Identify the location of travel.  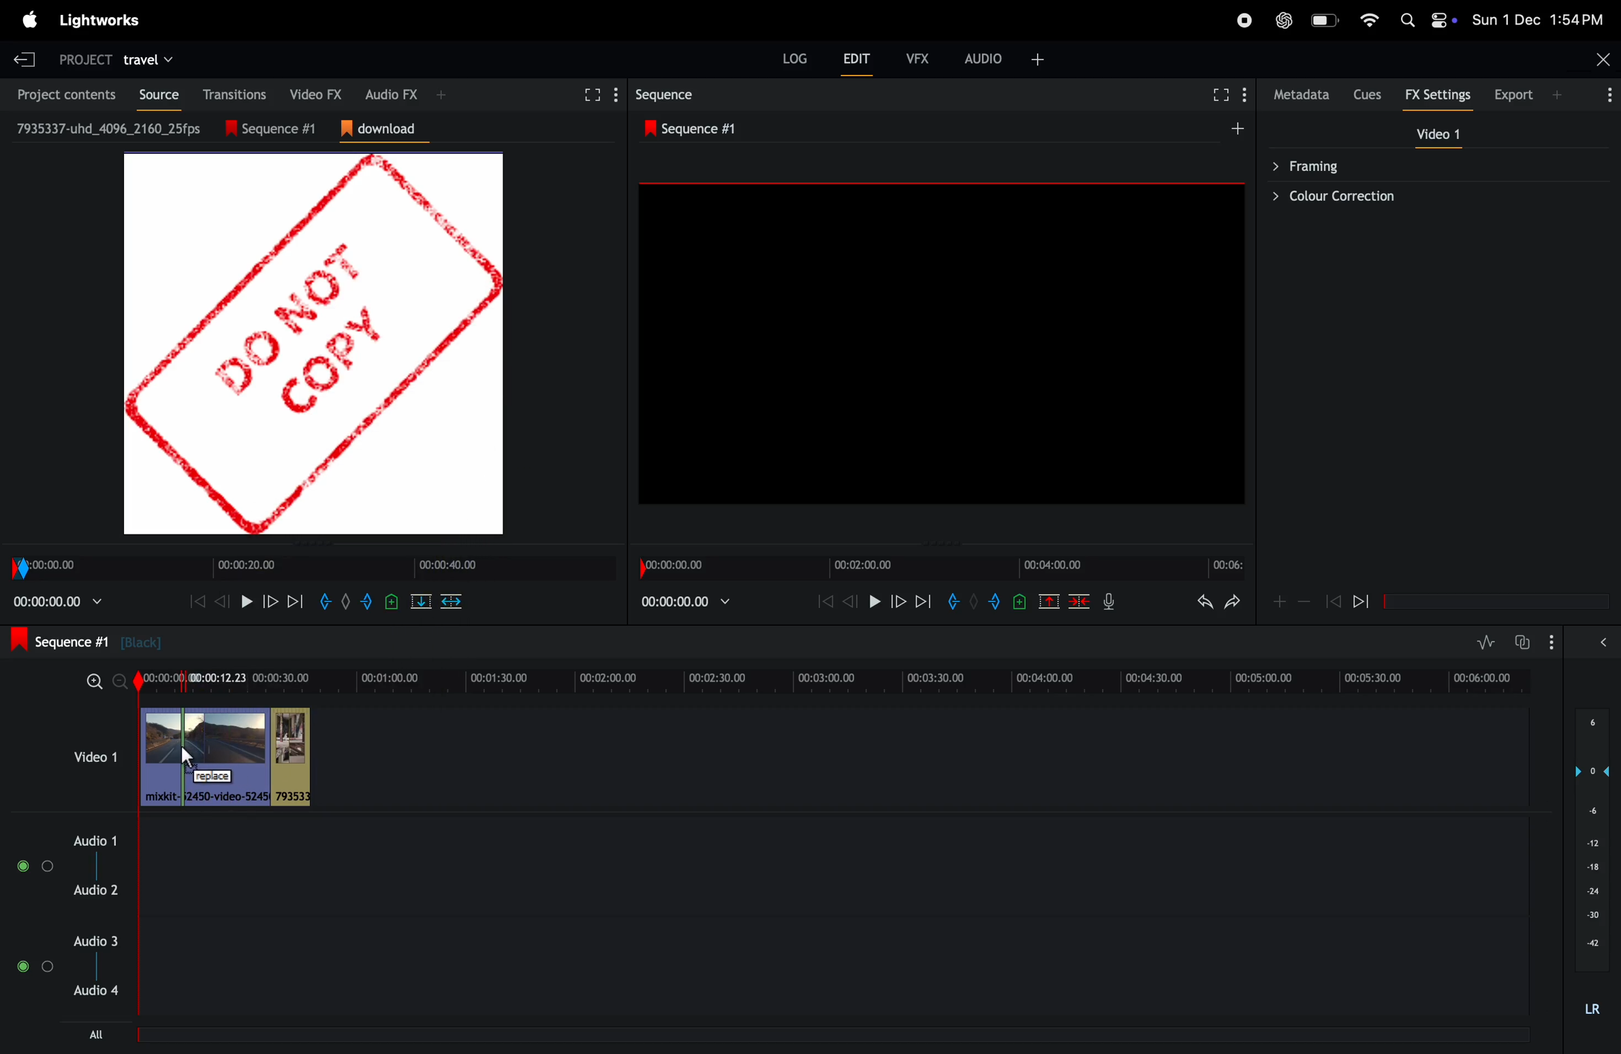
(147, 61).